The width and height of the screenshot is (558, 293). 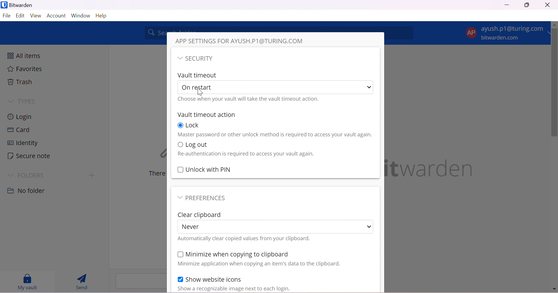 What do you see at coordinates (20, 82) in the screenshot?
I see `Trash` at bounding box center [20, 82].